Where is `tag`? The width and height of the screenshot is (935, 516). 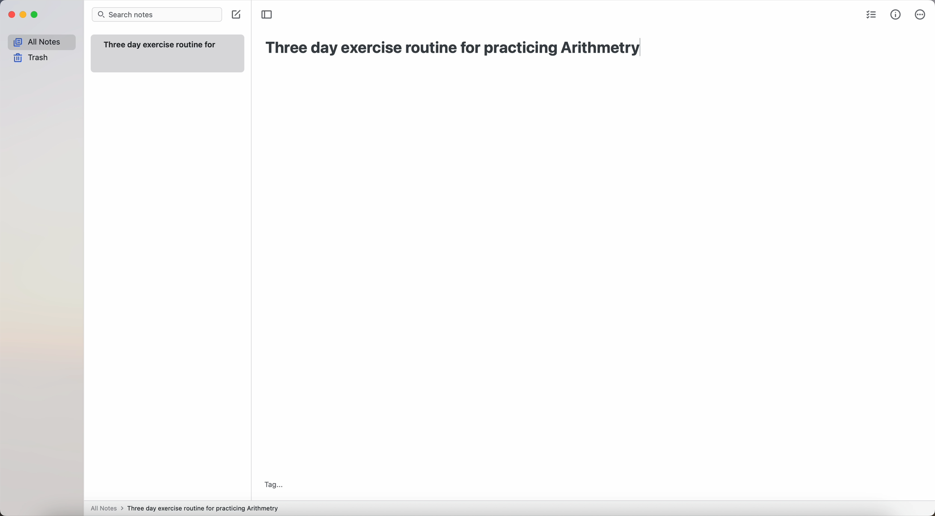
tag is located at coordinates (276, 485).